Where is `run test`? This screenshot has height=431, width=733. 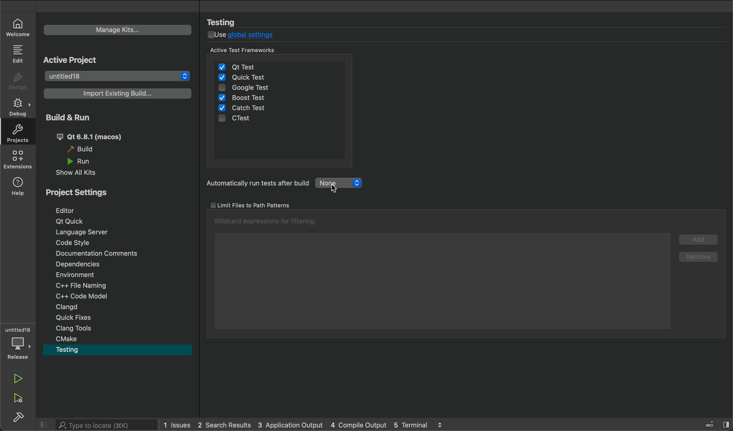 run test is located at coordinates (297, 184).